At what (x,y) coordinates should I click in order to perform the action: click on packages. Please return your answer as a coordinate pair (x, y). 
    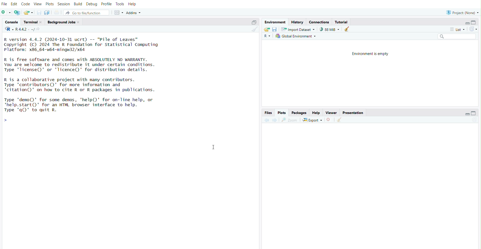
    Looking at the image, I should click on (299, 112).